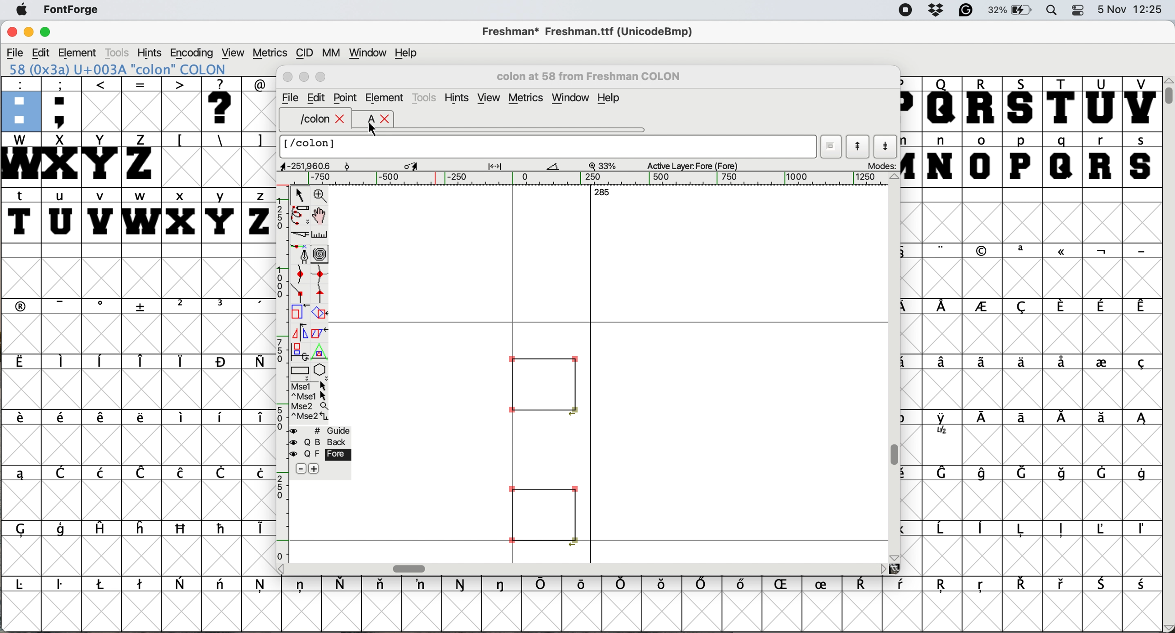  I want to click on symbol, so click(1062, 473).